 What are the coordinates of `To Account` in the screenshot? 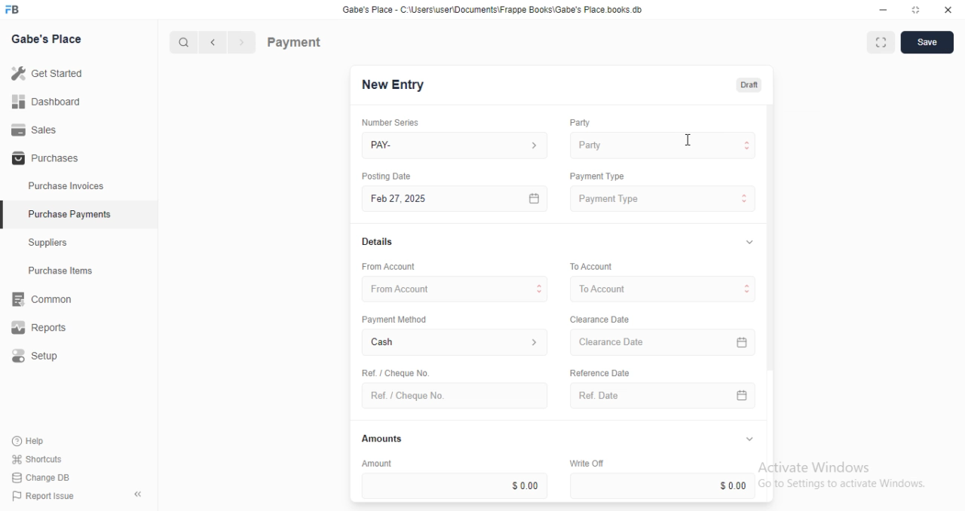 It's located at (665, 289).